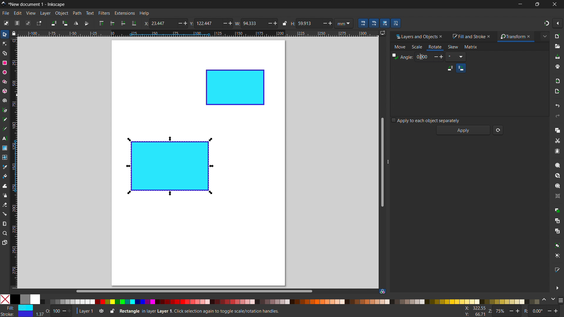  What do you see at coordinates (554, 4) in the screenshot?
I see `close` at bounding box center [554, 4].